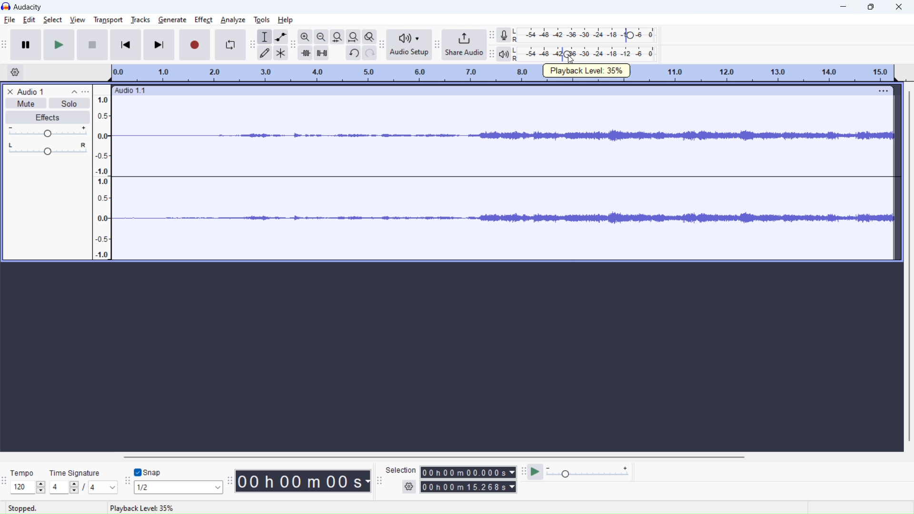 This screenshot has height=514, width=914. I want to click on recording meter, so click(492, 35).